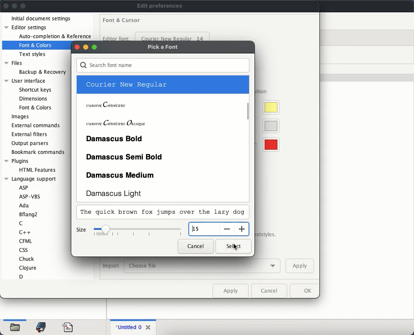  What do you see at coordinates (27, 27) in the screenshot?
I see `editor settings` at bounding box center [27, 27].